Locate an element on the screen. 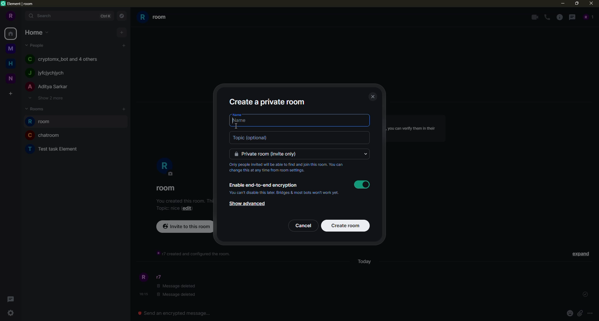  home is located at coordinates (37, 32).